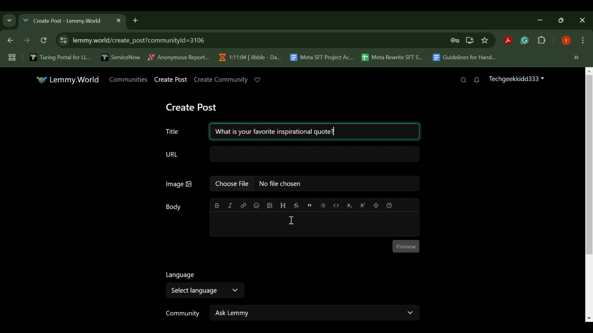 The image size is (593, 333). I want to click on Previous Webpage, so click(9, 41).